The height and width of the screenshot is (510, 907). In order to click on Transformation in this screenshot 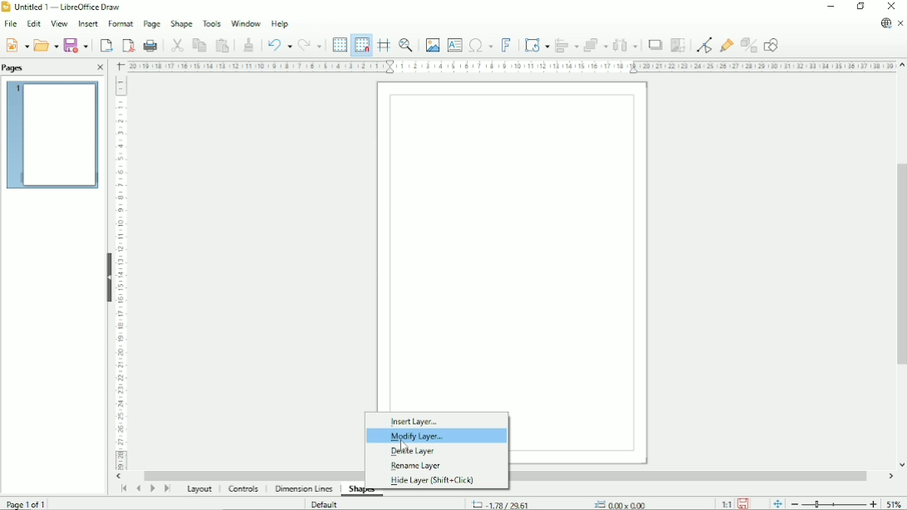, I will do `click(537, 44)`.